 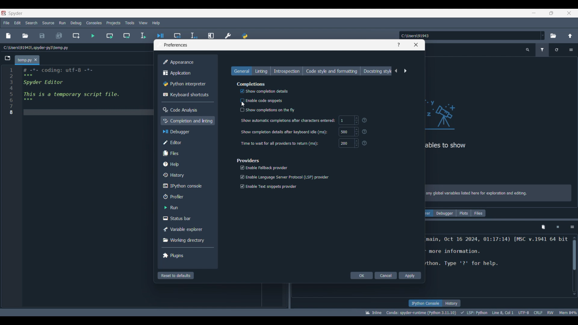 I want to click on Python interpreter, so click(x=186, y=84).